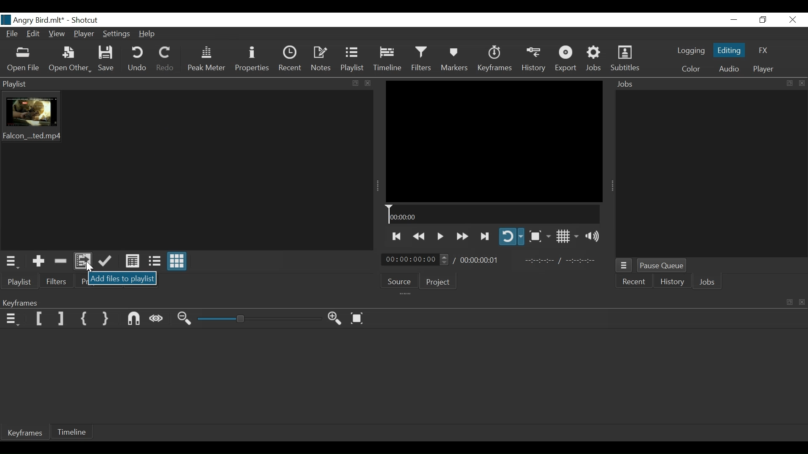 The image size is (808, 454). Describe the element at coordinates (35, 34) in the screenshot. I see `Edit` at that location.